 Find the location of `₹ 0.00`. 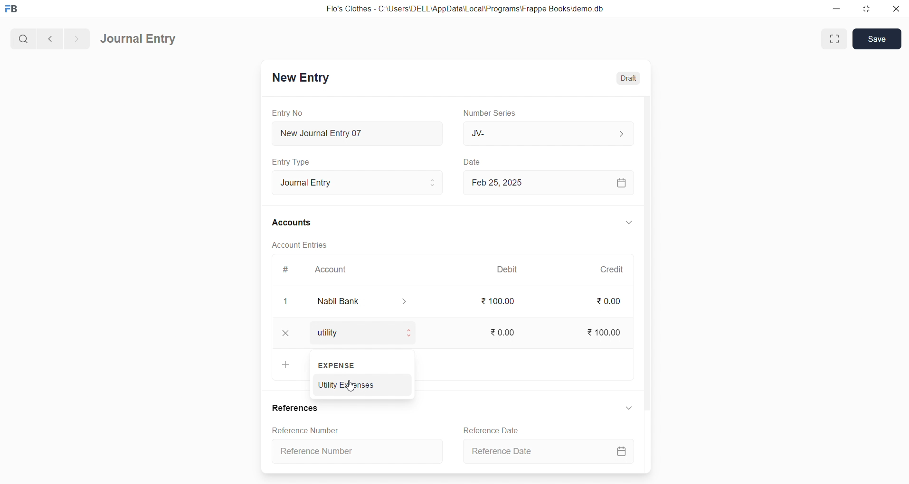

₹ 0.00 is located at coordinates (608, 301).